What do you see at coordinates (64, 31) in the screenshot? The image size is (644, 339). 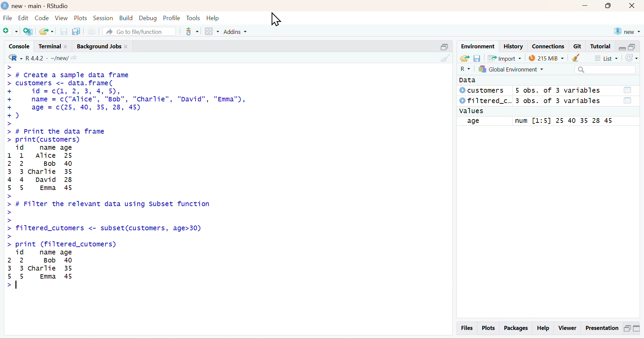 I see `save current file` at bounding box center [64, 31].